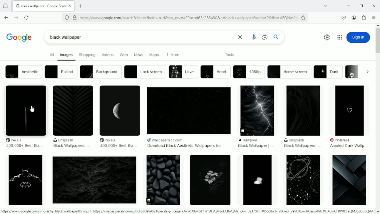 The image size is (380, 214). Describe the element at coordinates (367, 72) in the screenshot. I see `dropdown` at that location.